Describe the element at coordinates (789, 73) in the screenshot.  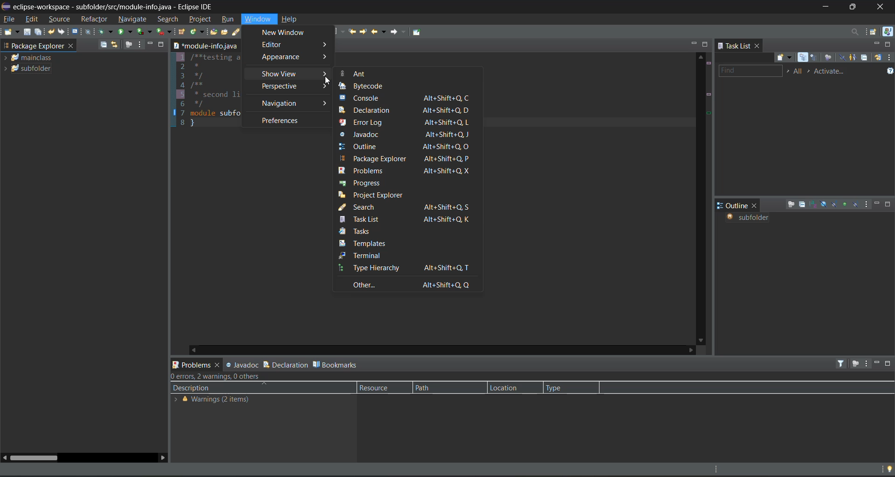
I see `select working set` at that location.